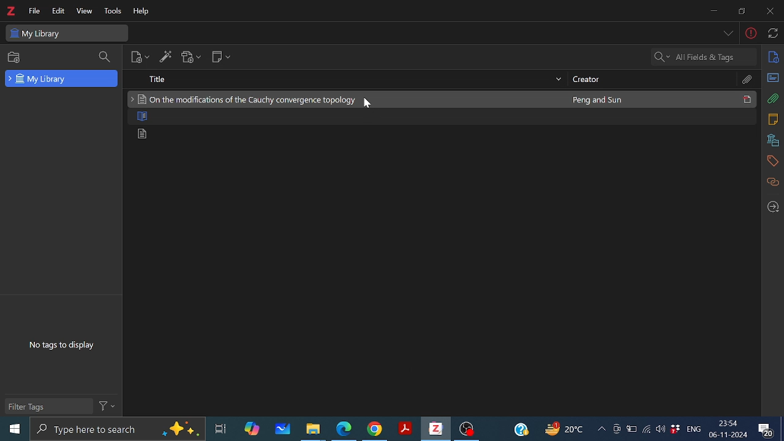  I want to click on Add note, so click(221, 58).